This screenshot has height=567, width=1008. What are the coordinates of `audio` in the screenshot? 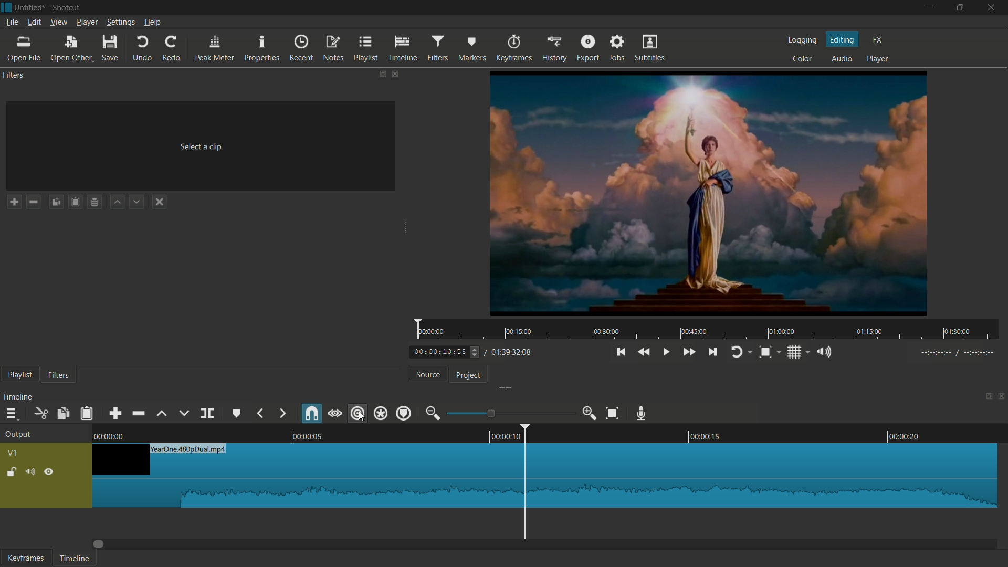 It's located at (841, 58).